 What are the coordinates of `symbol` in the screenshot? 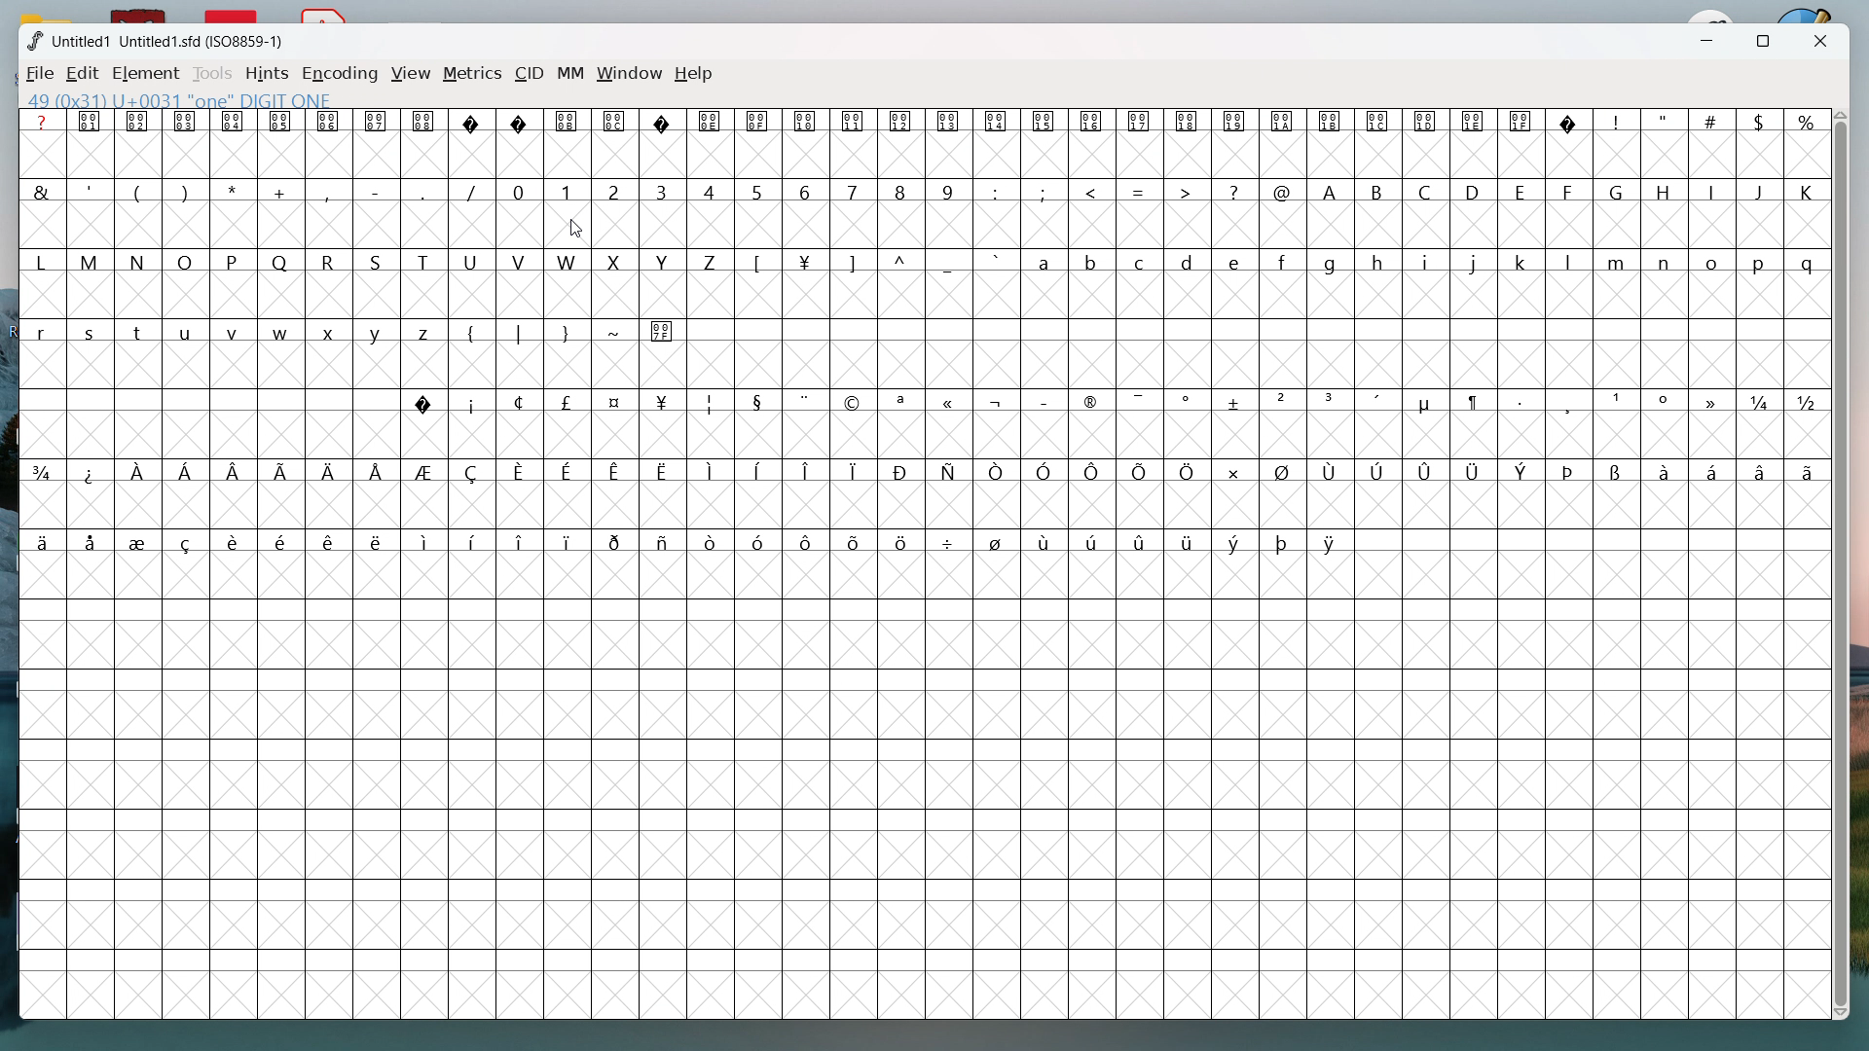 It's located at (758, 121).